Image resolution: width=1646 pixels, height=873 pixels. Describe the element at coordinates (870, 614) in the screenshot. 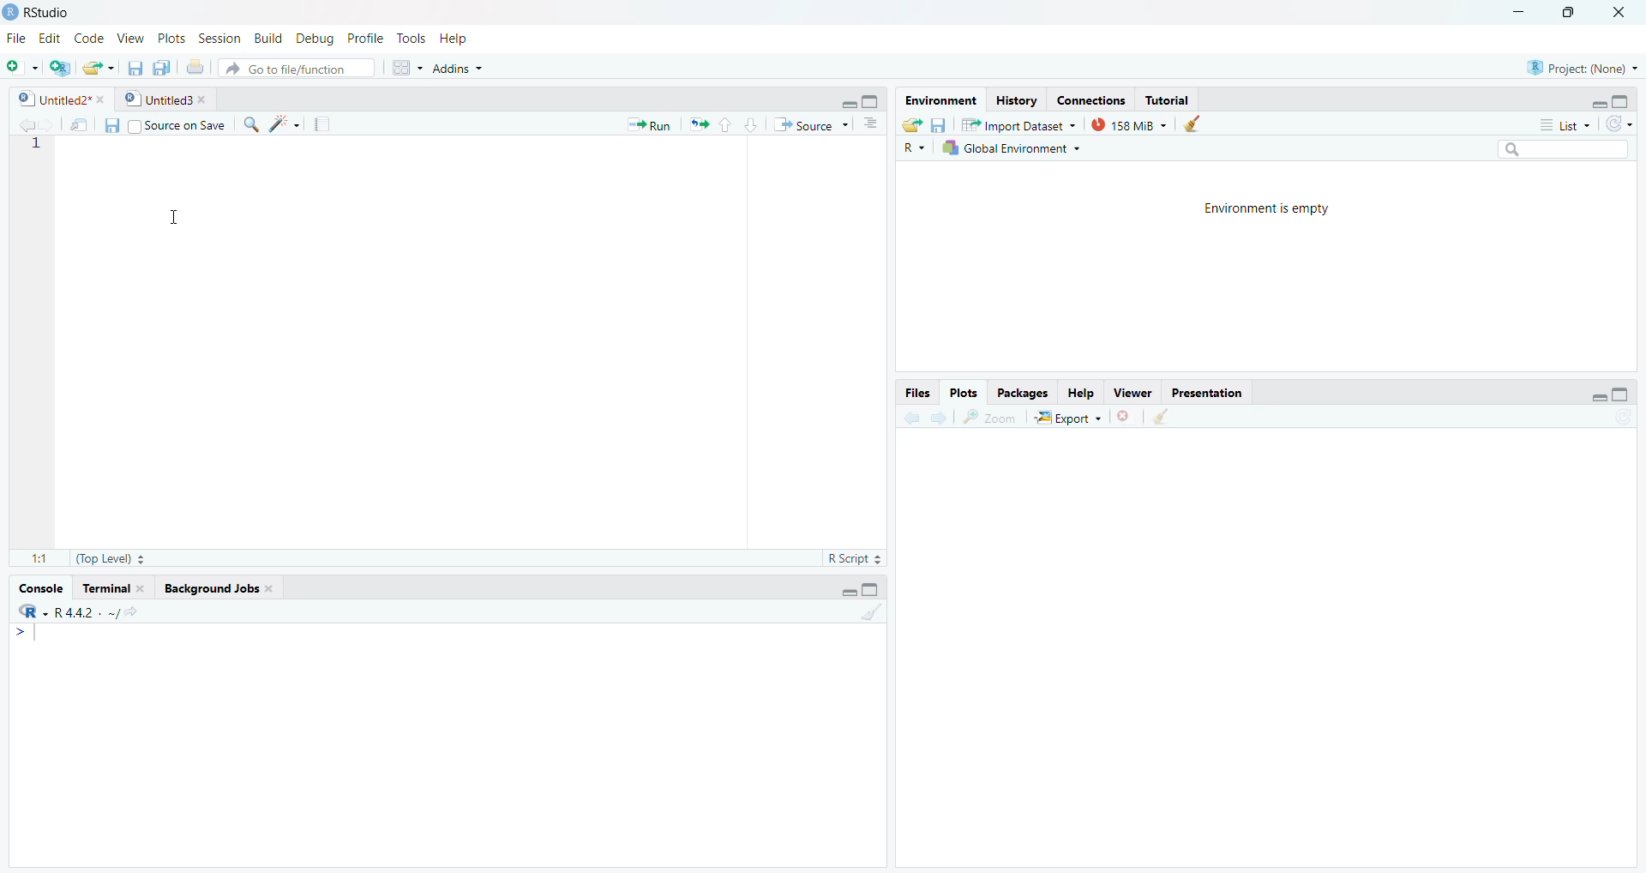

I see `clear console` at that location.